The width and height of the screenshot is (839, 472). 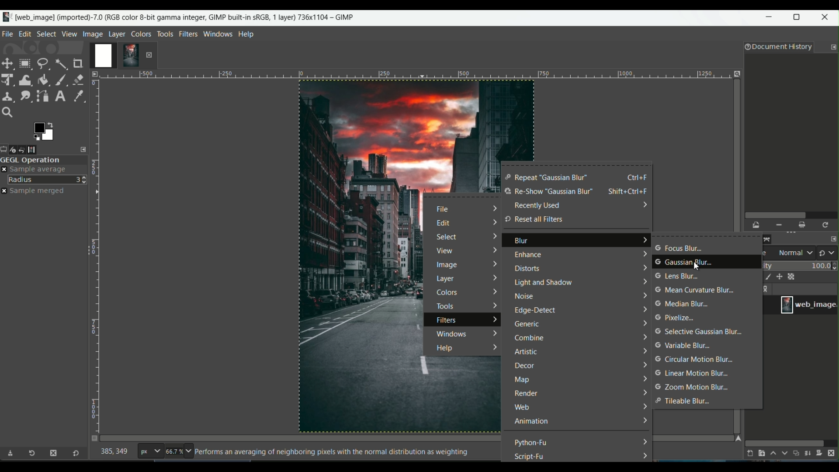 I want to click on width measuring scale, so click(x=413, y=76).